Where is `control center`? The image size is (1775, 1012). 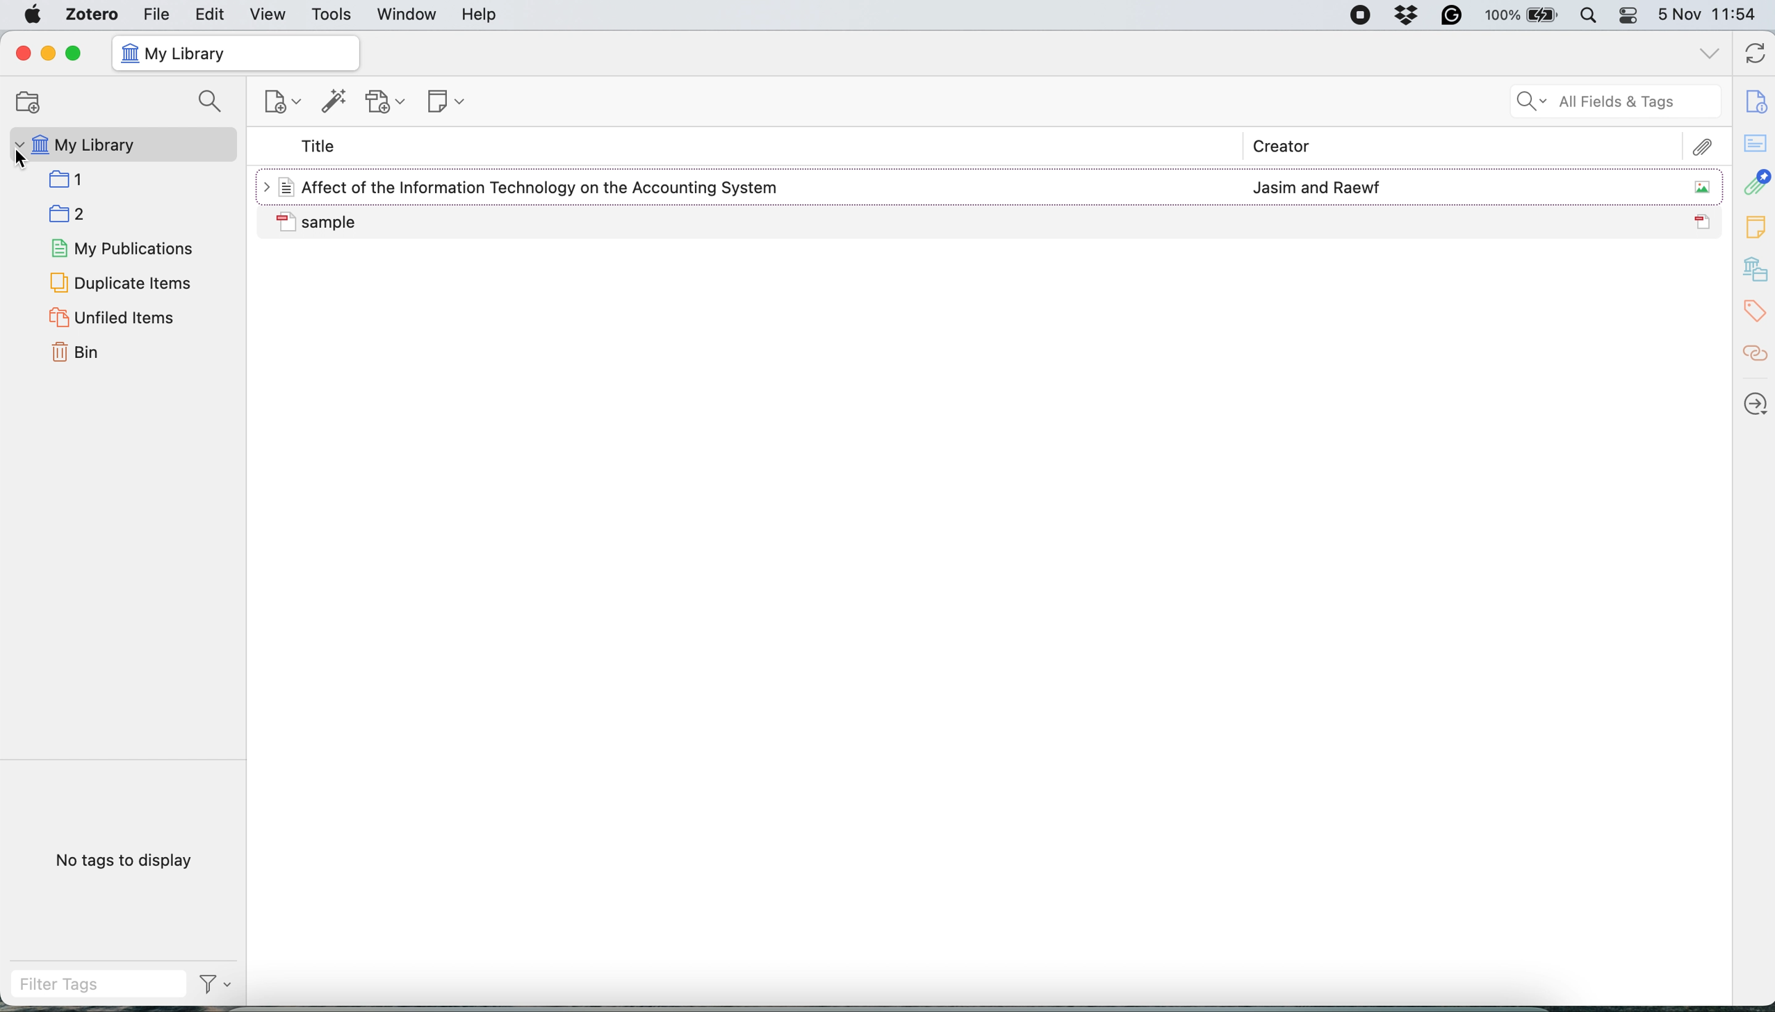 control center is located at coordinates (1633, 19).